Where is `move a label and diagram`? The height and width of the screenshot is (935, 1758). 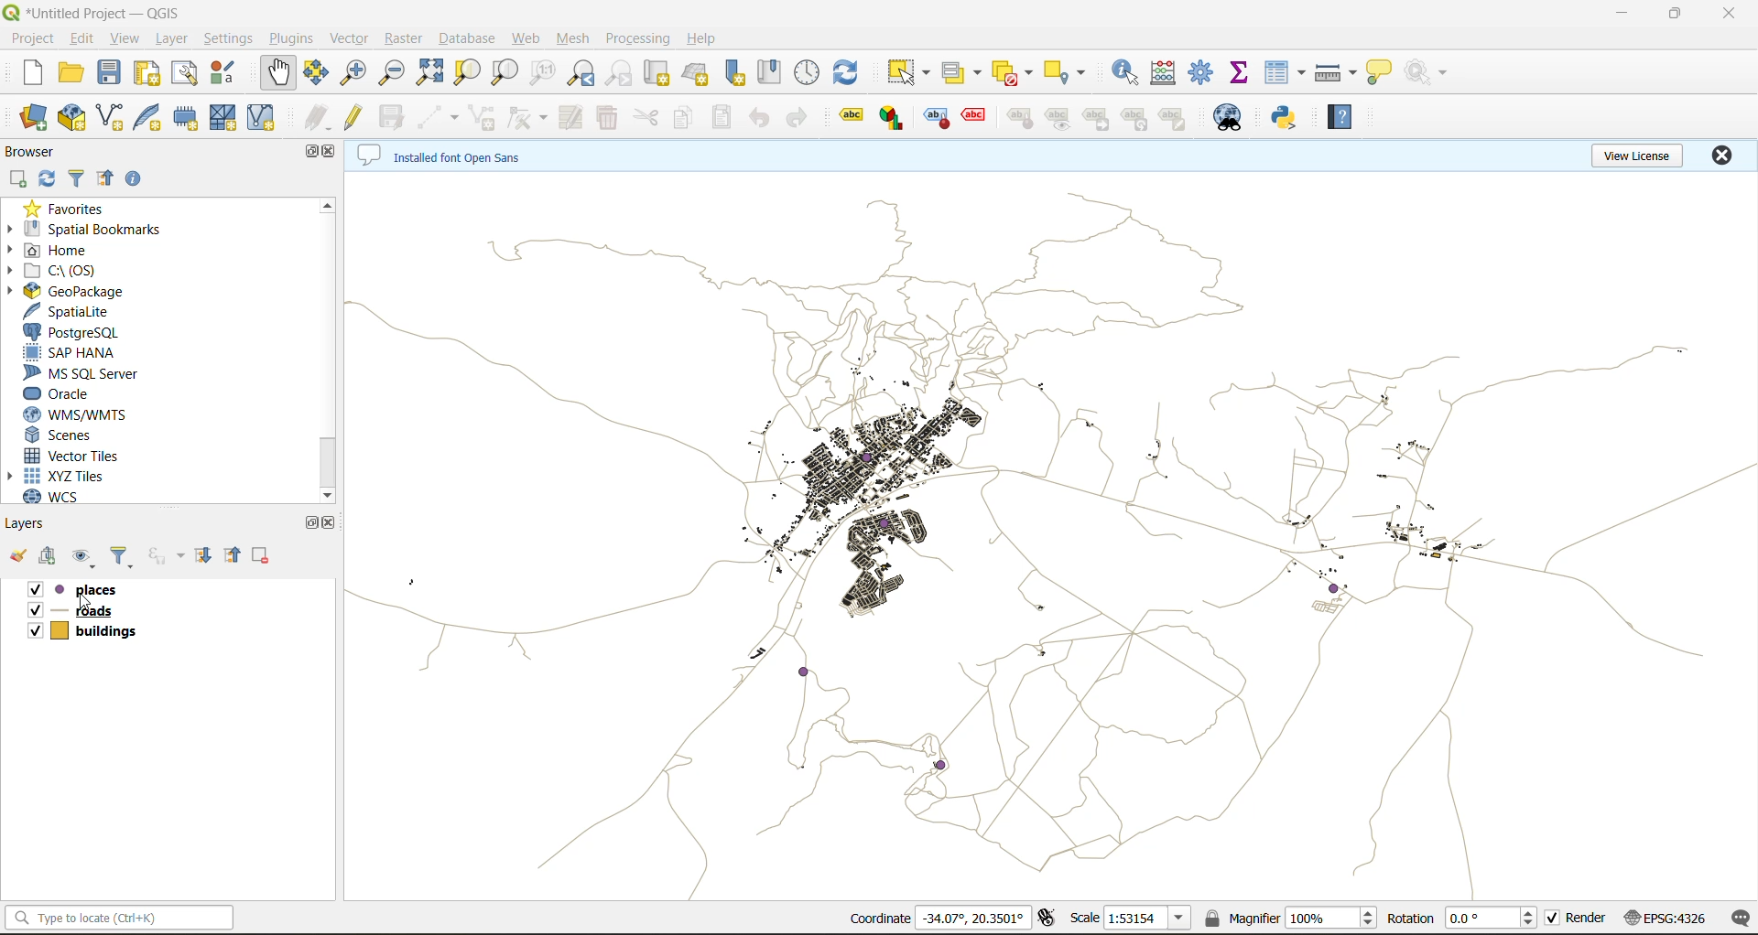 move a label and diagram is located at coordinates (1101, 117).